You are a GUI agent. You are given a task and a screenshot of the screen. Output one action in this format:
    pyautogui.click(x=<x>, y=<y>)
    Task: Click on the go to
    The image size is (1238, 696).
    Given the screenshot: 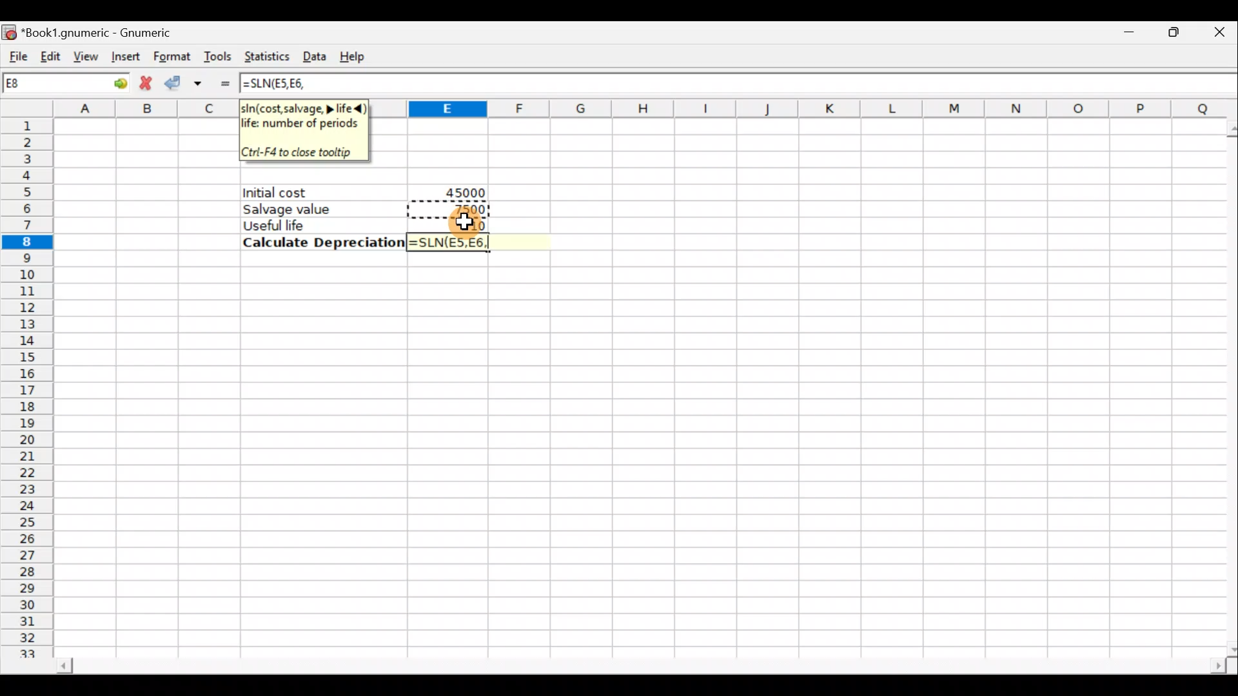 What is the action you would take?
    pyautogui.click(x=112, y=83)
    